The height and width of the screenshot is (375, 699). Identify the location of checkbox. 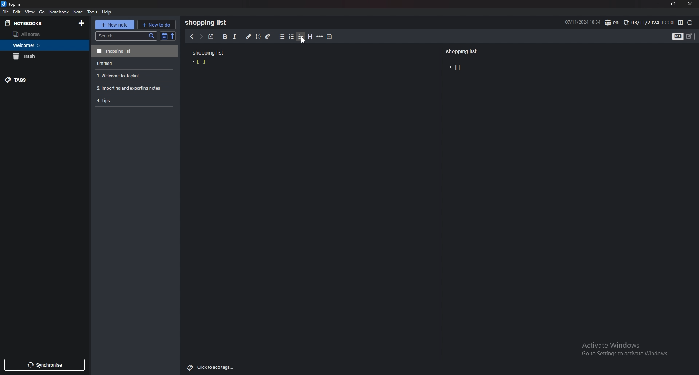
(201, 62).